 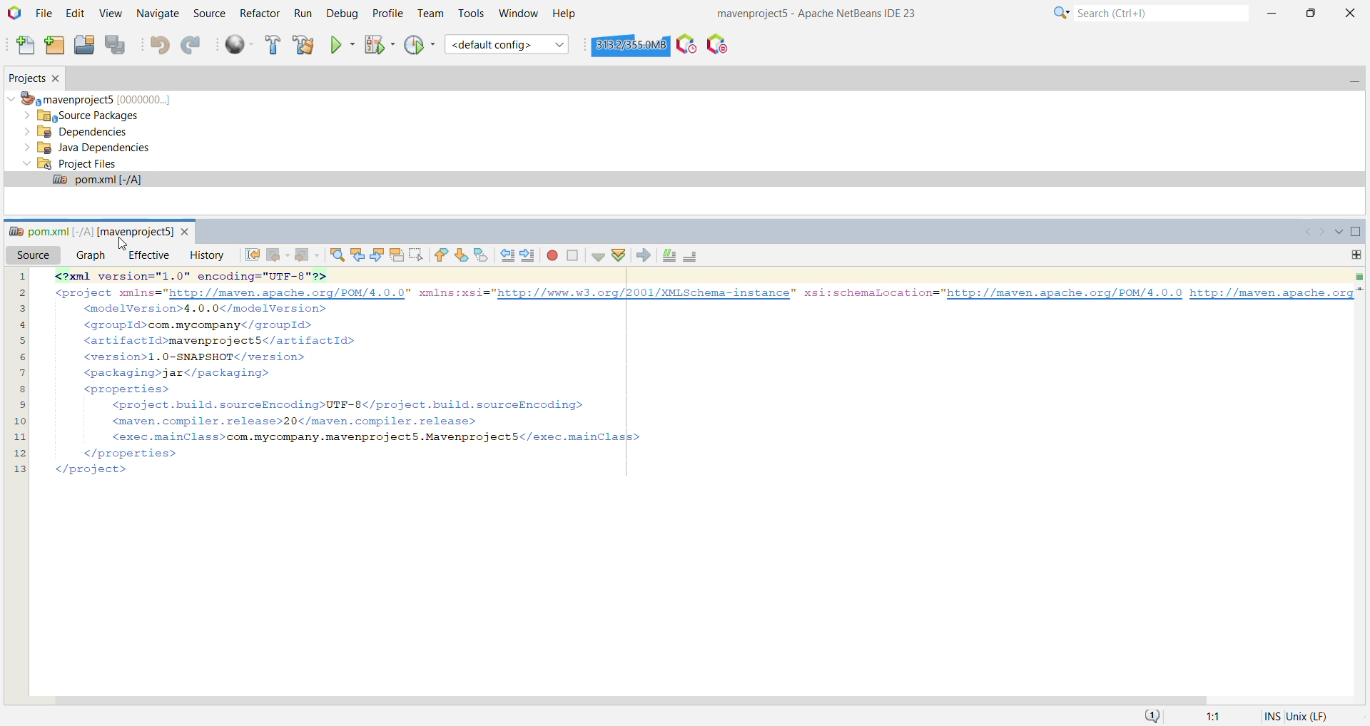 What do you see at coordinates (460, 255) in the screenshot?
I see `Next Bookmark` at bounding box center [460, 255].